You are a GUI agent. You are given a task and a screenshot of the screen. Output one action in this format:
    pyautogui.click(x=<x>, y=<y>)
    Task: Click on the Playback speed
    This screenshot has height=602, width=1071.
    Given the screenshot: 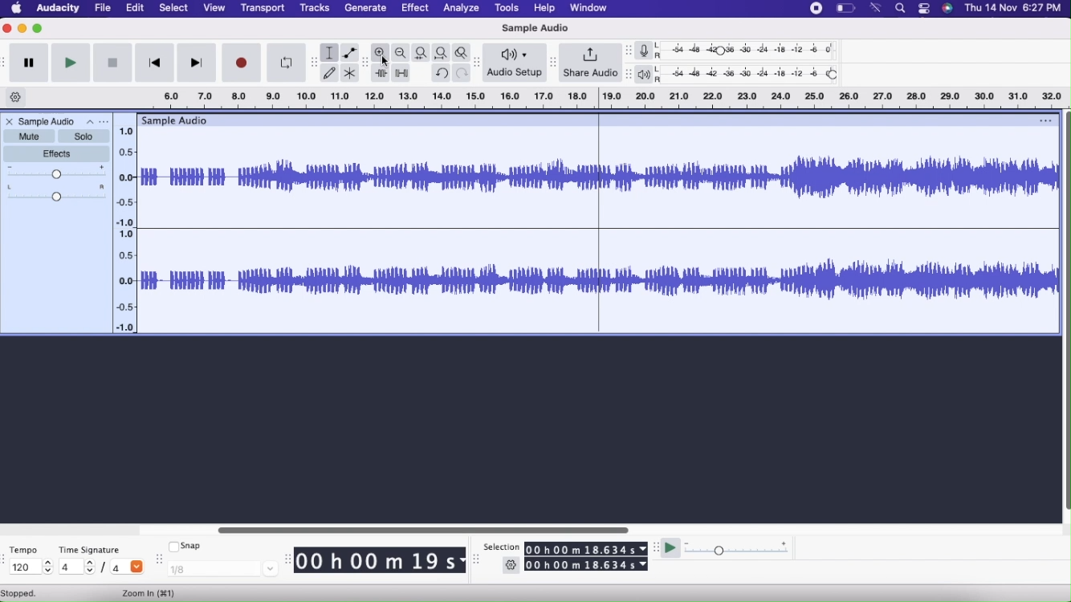 What is the action you would take?
    pyautogui.click(x=742, y=549)
    